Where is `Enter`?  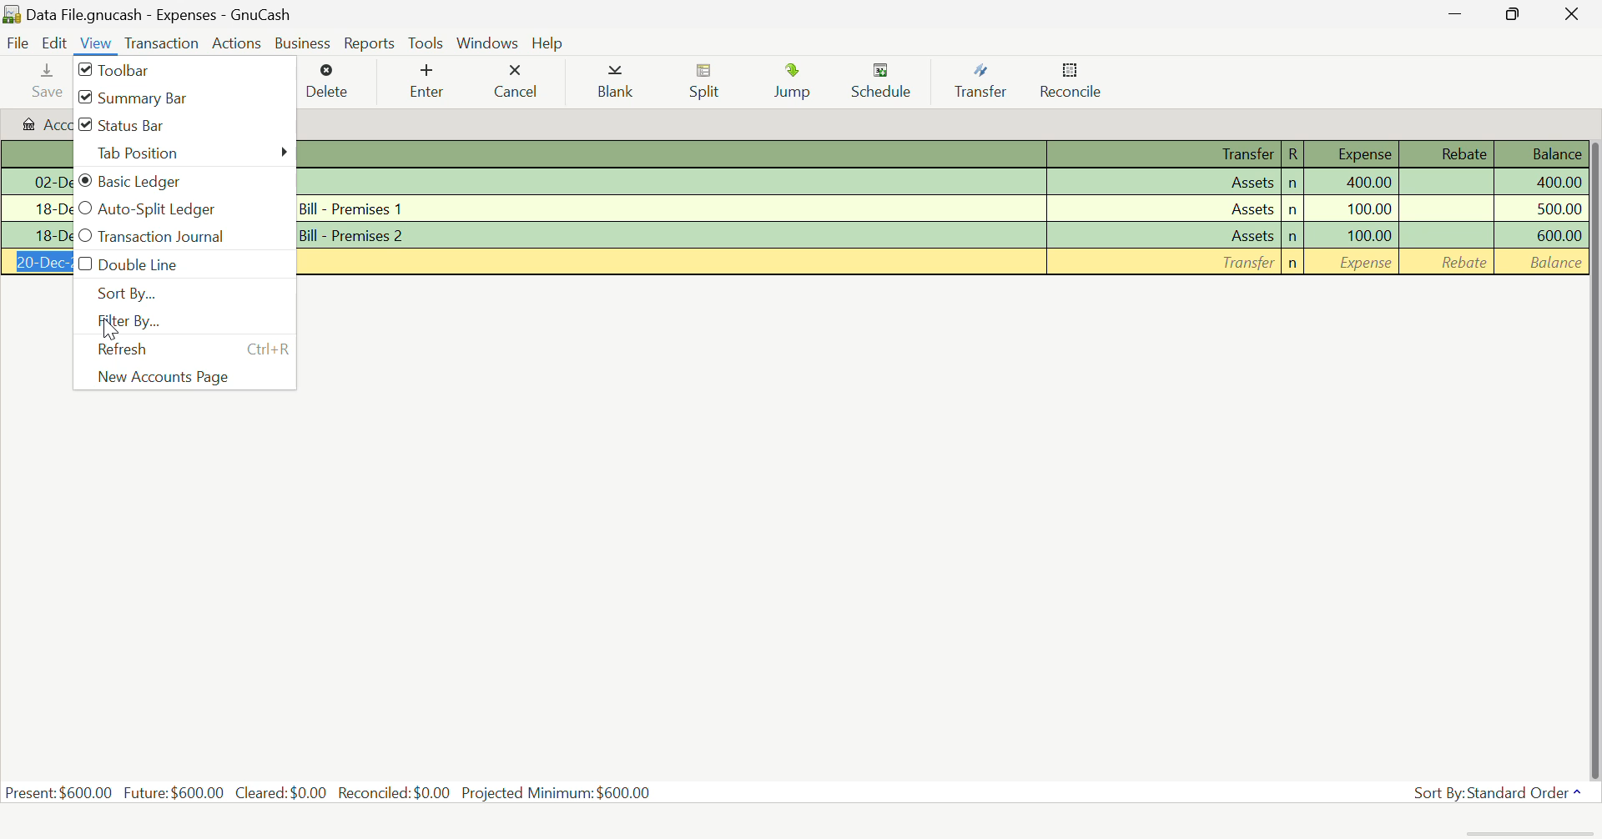
Enter is located at coordinates (431, 81).